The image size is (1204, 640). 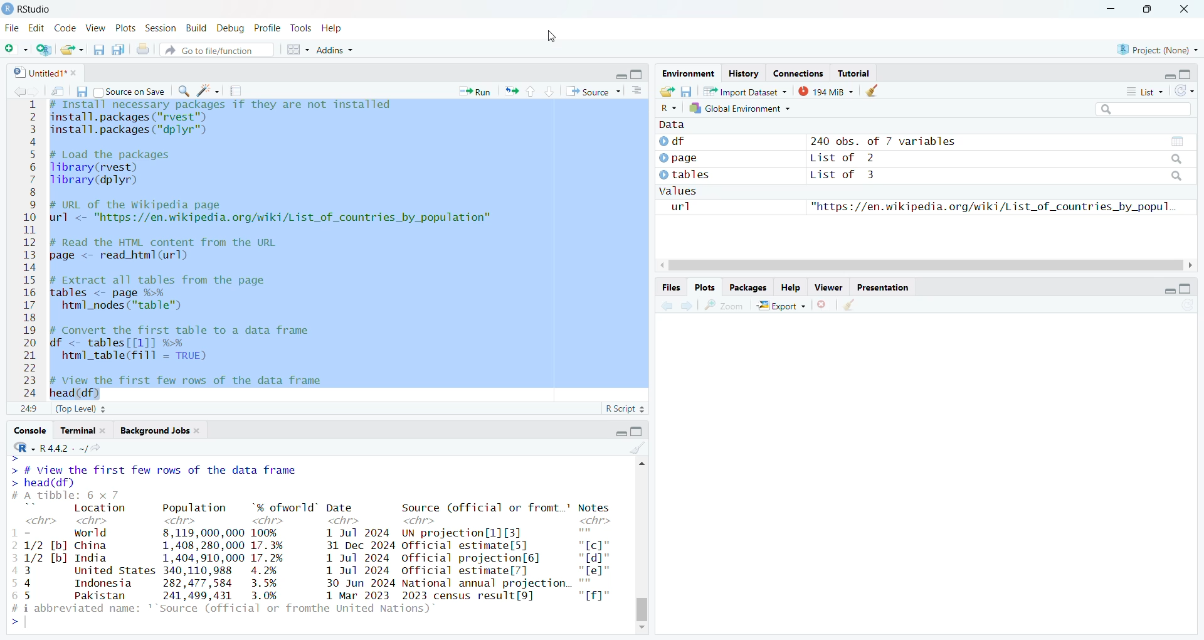 What do you see at coordinates (1176, 159) in the screenshot?
I see `search icon` at bounding box center [1176, 159].